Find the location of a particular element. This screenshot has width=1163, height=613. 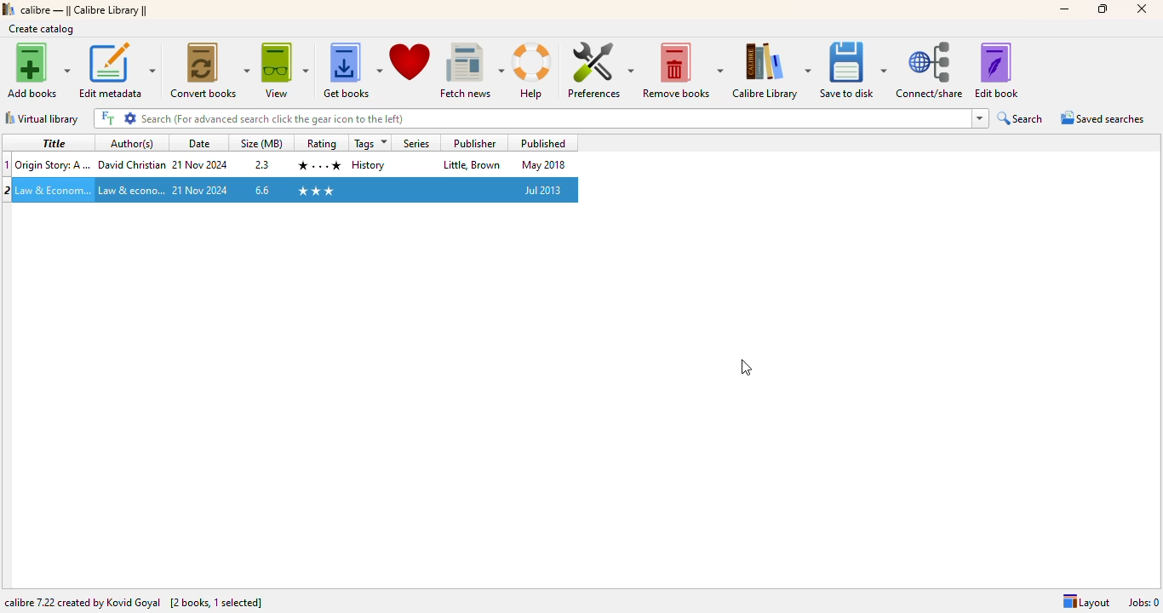

Author is located at coordinates (131, 163).